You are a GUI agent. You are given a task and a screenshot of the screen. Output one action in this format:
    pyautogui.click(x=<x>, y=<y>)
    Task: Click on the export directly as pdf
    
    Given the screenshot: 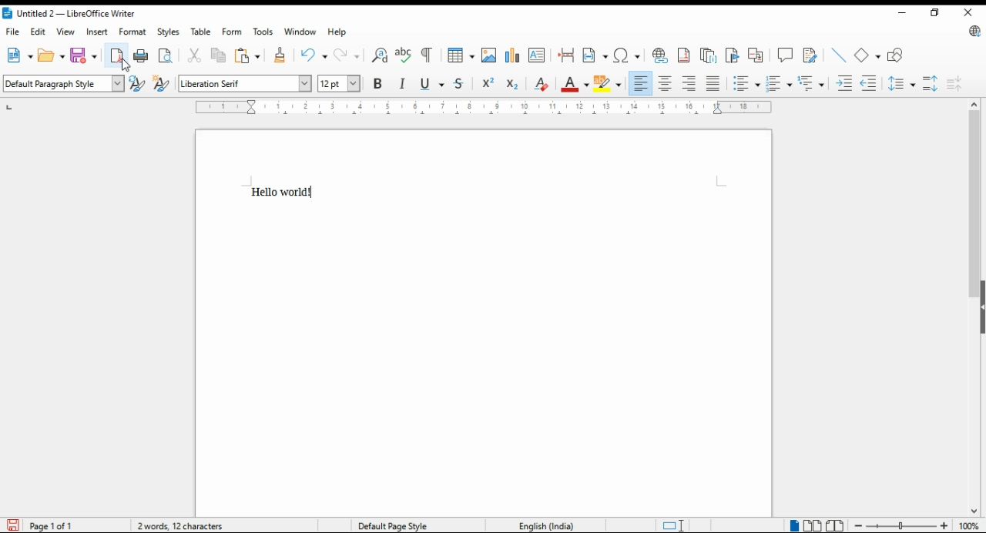 What is the action you would take?
    pyautogui.click(x=117, y=55)
    